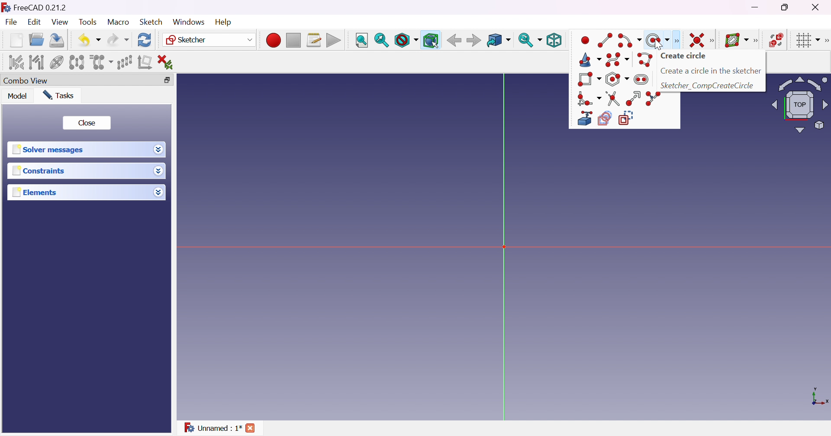 The width and height of the screenshot is (831, 436). What do you see at coordinates (56, 40) in the screenshot?
I see `Save` at bounding box center [56, 40].